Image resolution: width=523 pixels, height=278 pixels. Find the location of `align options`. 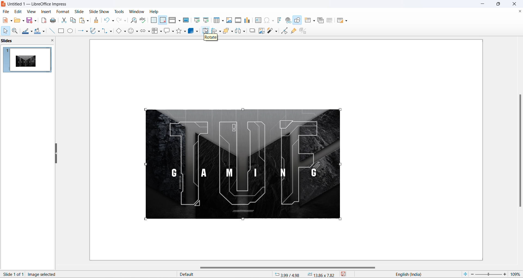

align options is located at coordinates (220, 31).